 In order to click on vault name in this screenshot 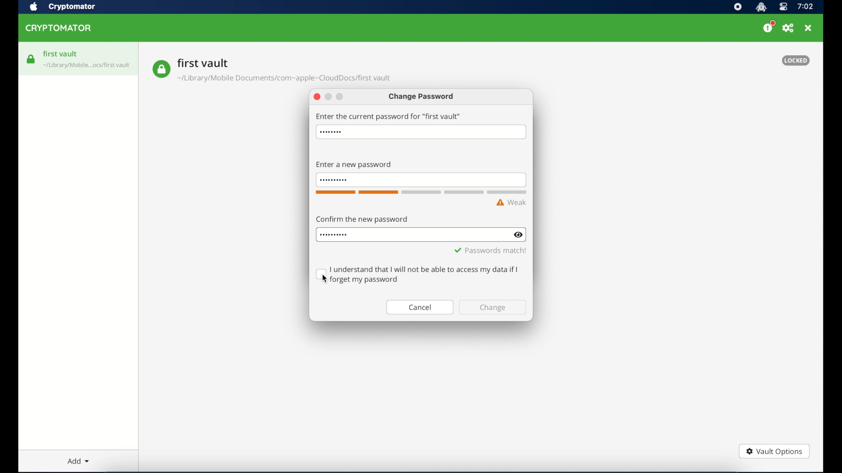, I will do `click(203, 63)`.